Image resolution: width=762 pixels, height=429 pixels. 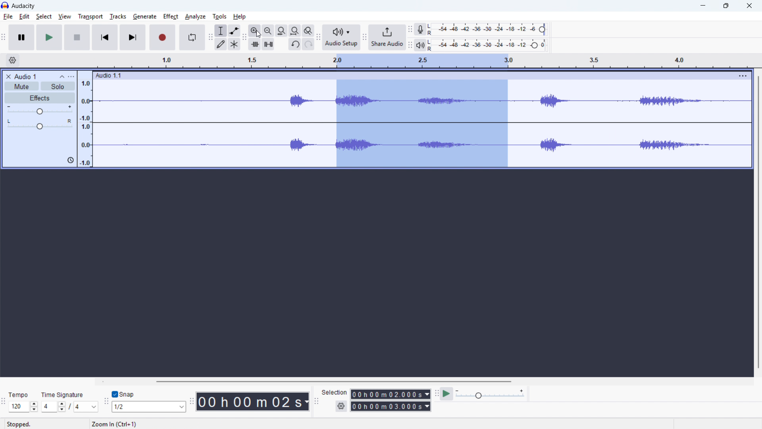 I want to click on Undo, so click(x=295, y=44).